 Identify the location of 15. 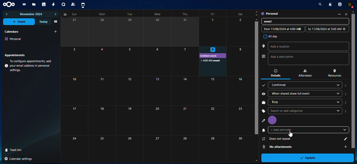
(212, 91).